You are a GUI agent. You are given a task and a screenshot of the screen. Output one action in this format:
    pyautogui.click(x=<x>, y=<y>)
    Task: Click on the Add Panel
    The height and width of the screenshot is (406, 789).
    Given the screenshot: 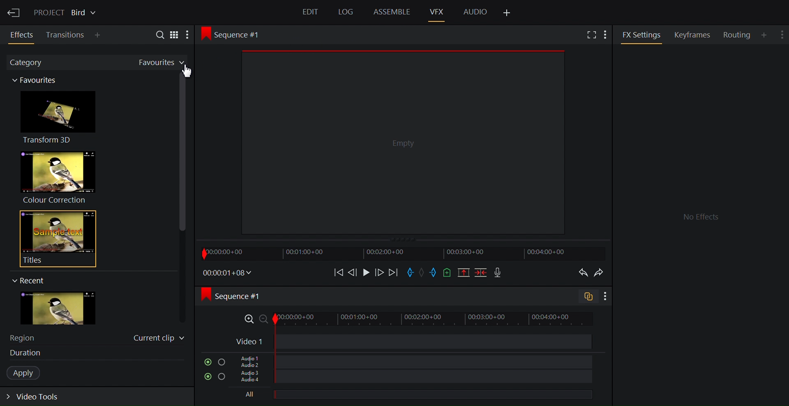 What is the action you would take?
    pyautogui.click(x=99, y=36)
    